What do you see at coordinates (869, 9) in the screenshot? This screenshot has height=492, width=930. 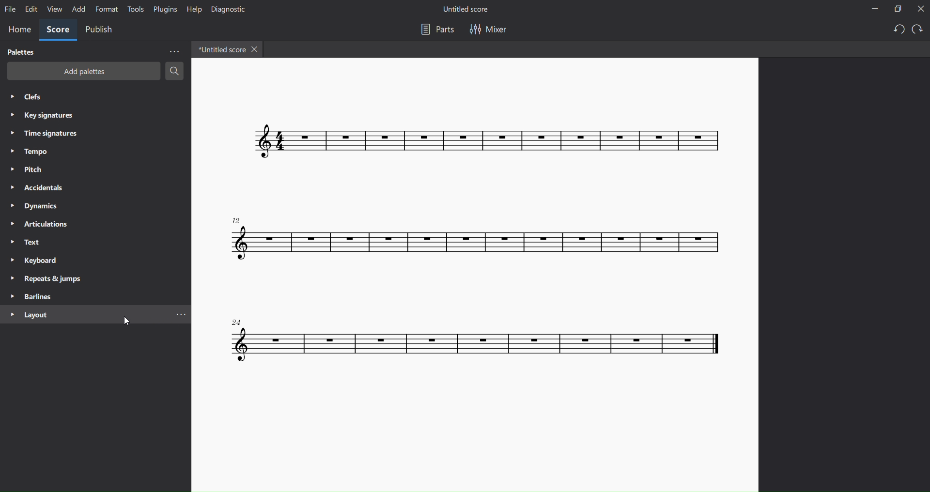 I see `minimize` at bounding box center [869, 9].